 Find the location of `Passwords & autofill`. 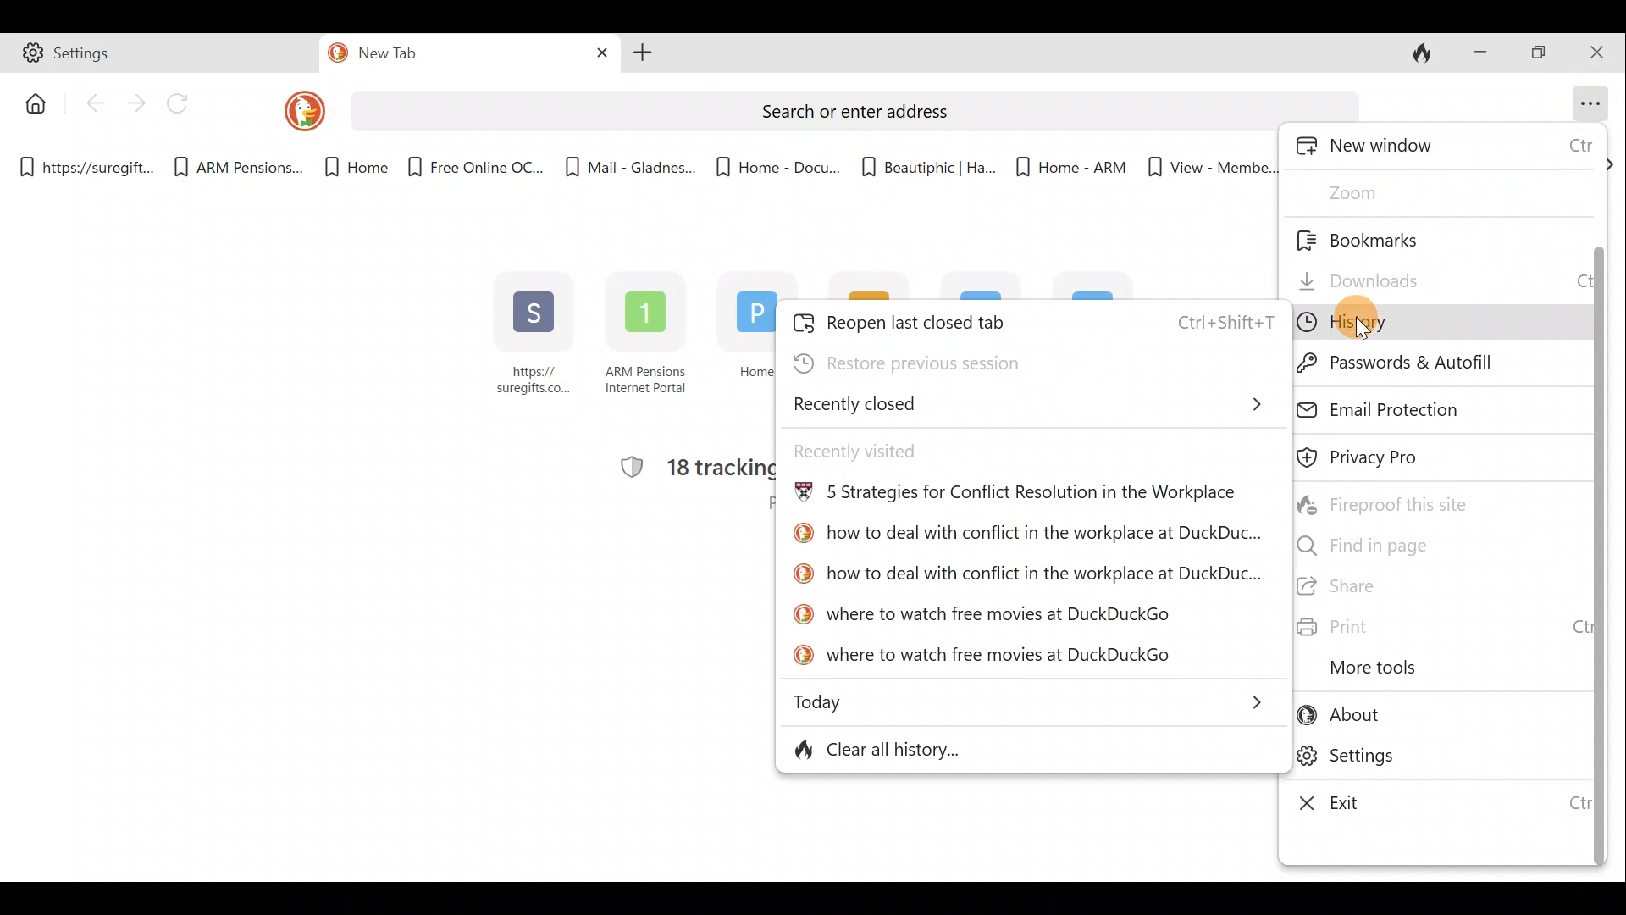

Passwords & autofill is located at coordinates (1424, 363).